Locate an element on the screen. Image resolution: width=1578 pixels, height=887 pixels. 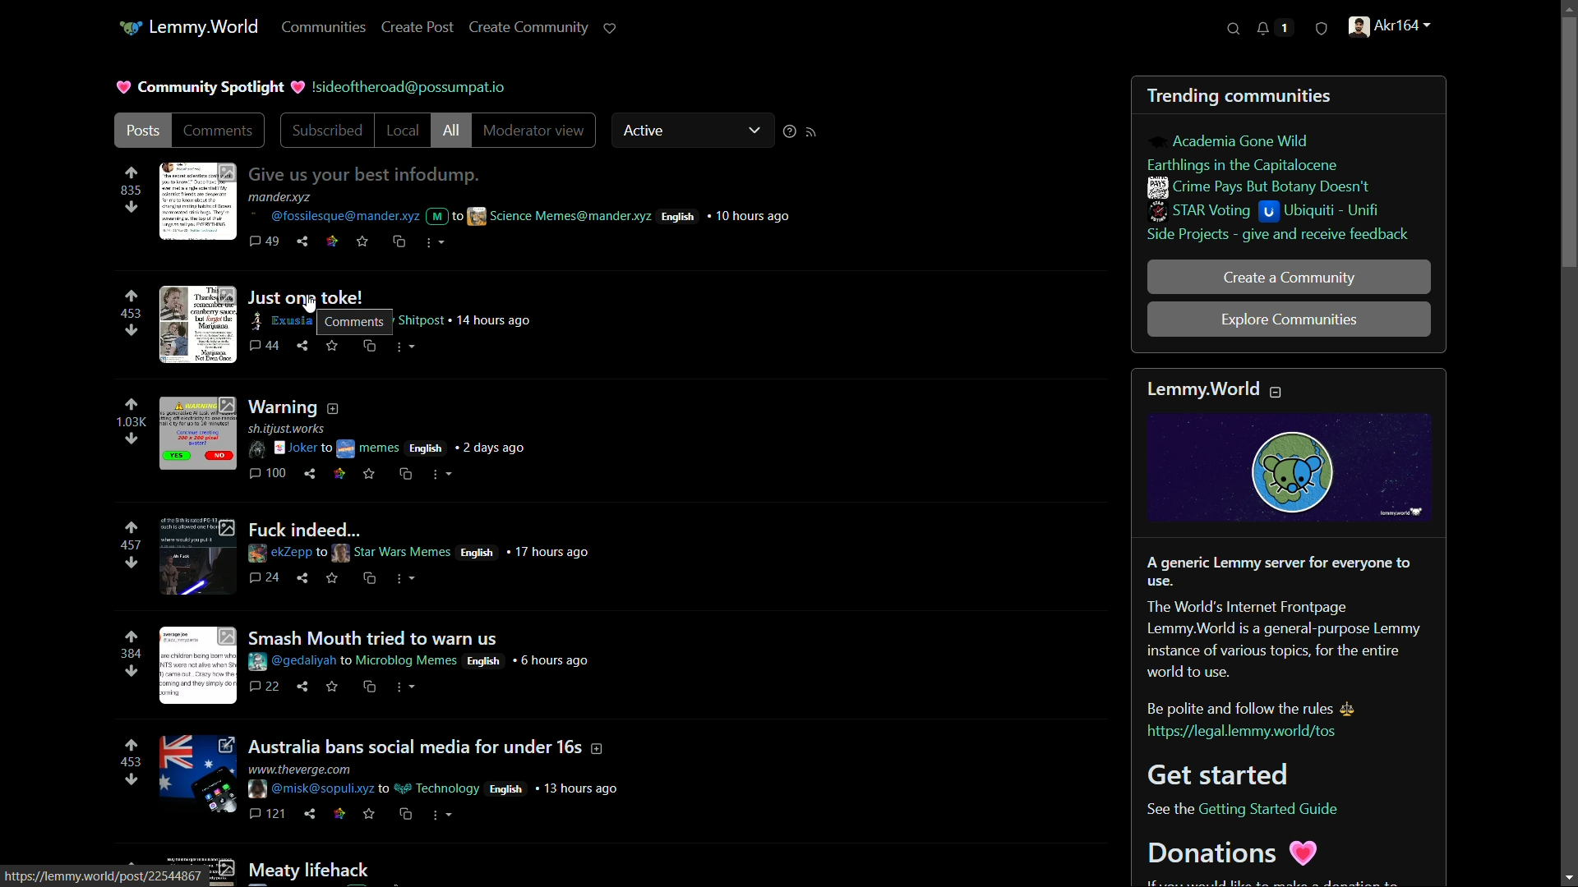
English 13 hours ago is located at coordinates (561, 788).